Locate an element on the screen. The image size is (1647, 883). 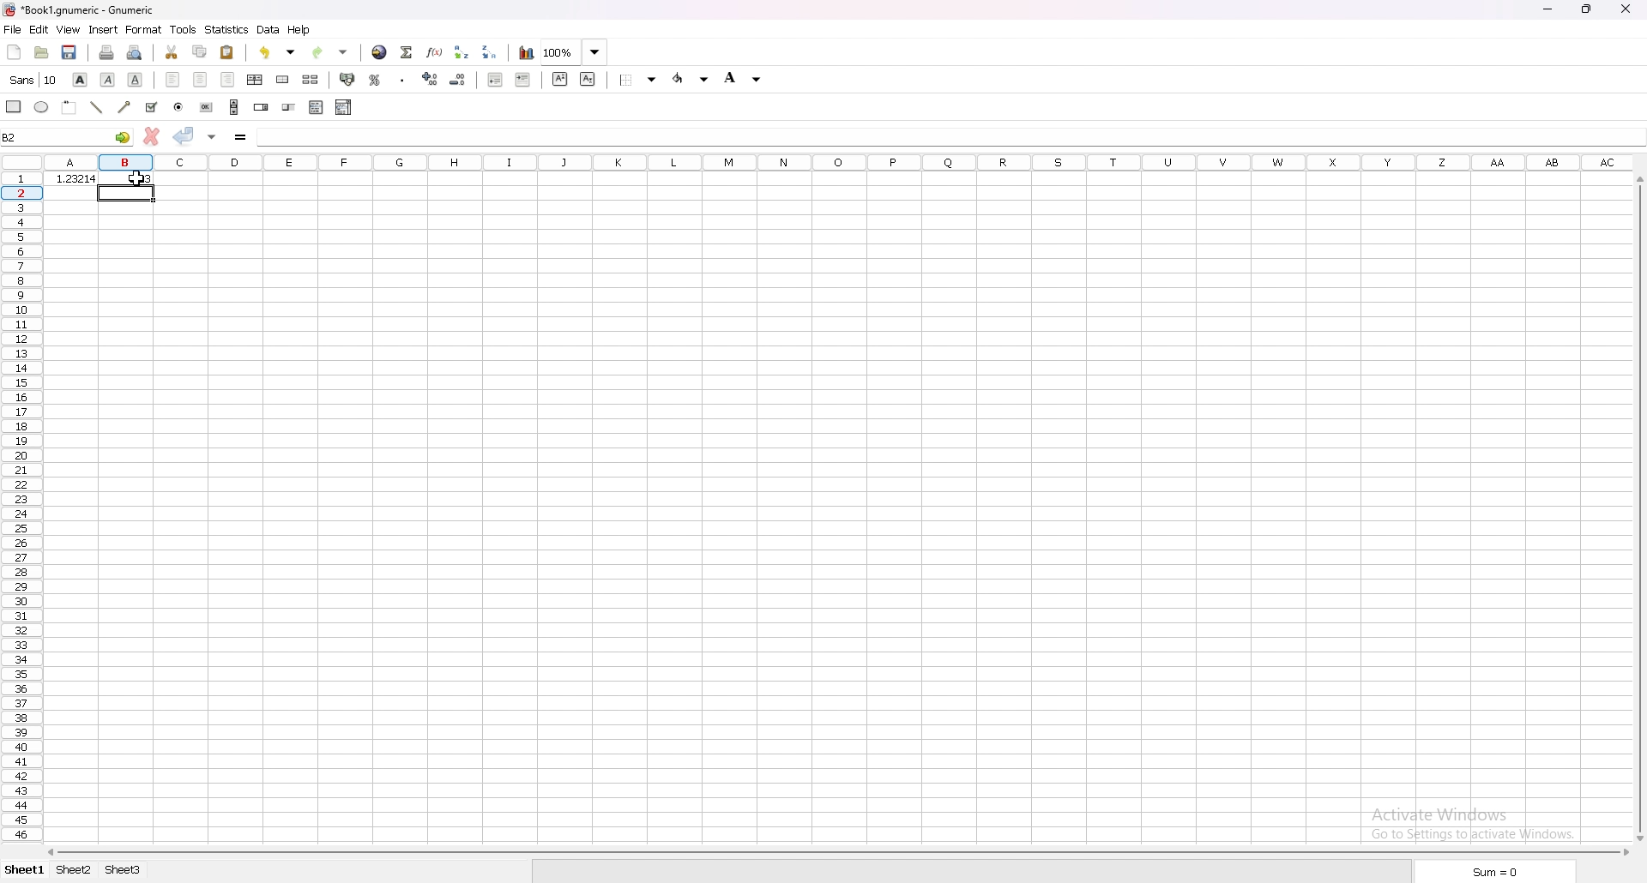
new is located at coordinates (15, 51).